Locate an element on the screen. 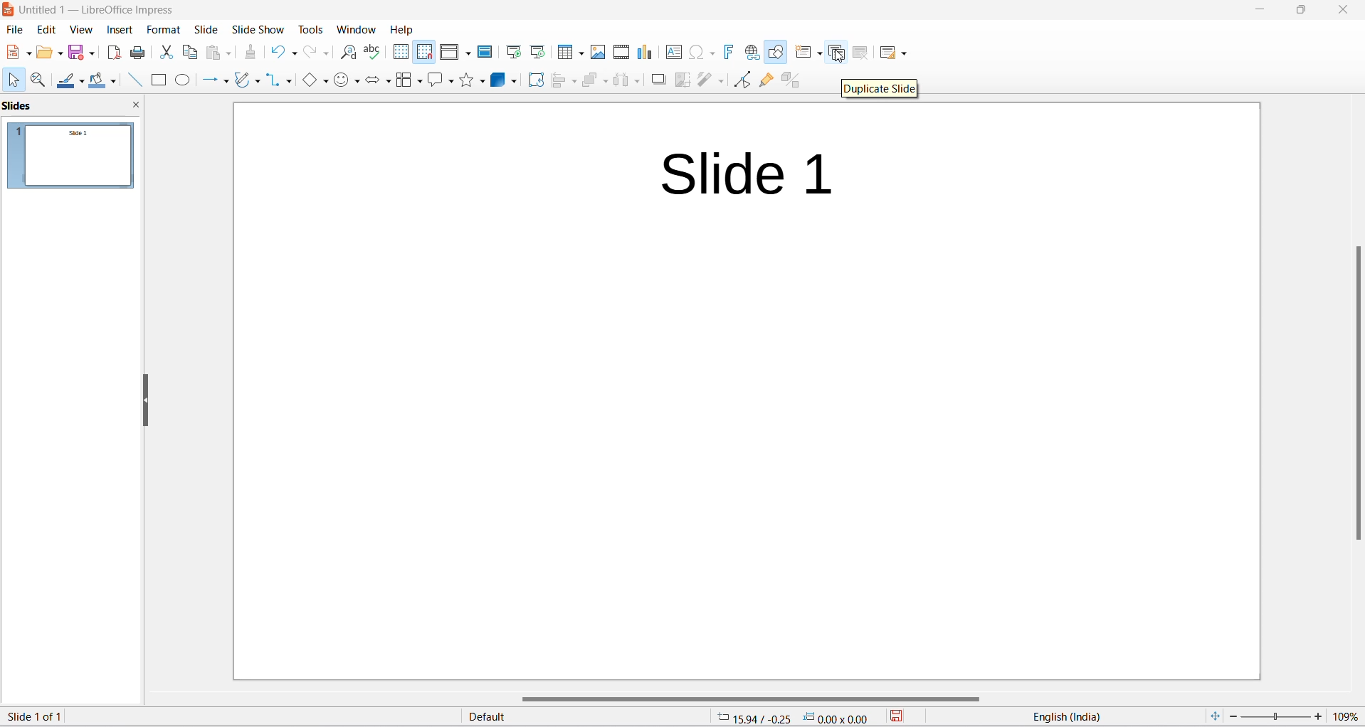  format is located at coordinates (162, 28).